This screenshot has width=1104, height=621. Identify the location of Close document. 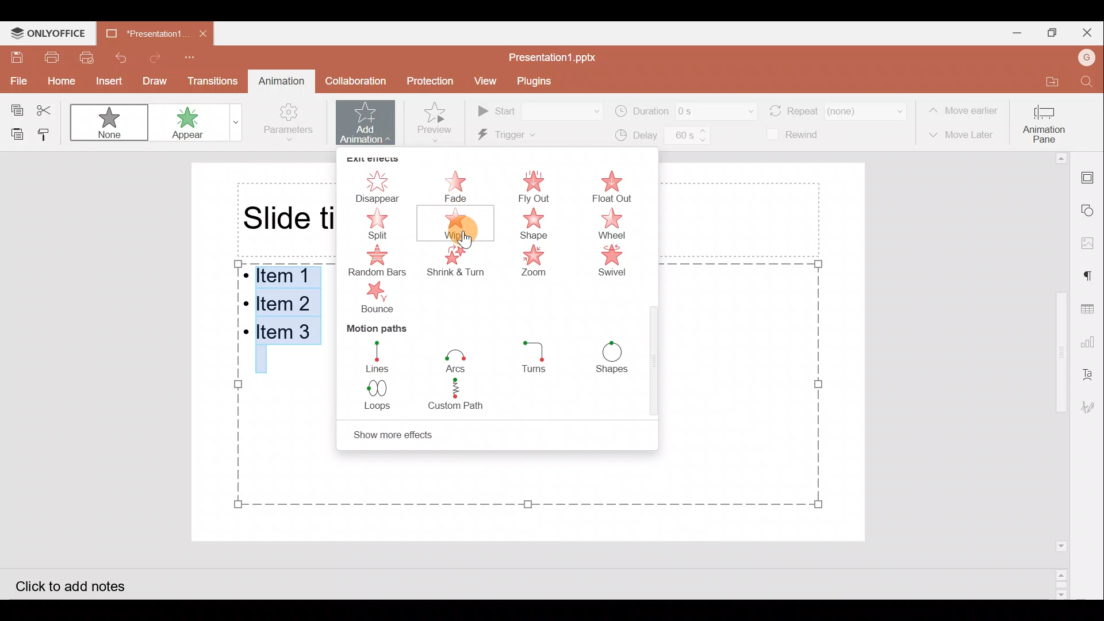
(200, 32).